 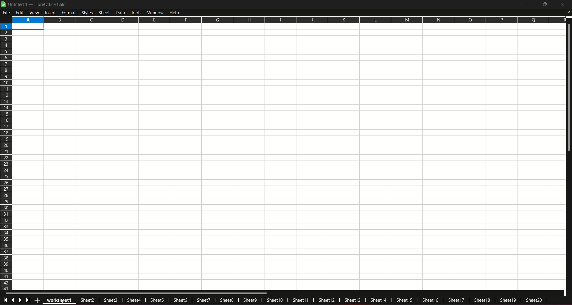 What do you see at coordinates (456, 299) in the screenshot?
I see `sheet17` at bounding box center [456, 299].